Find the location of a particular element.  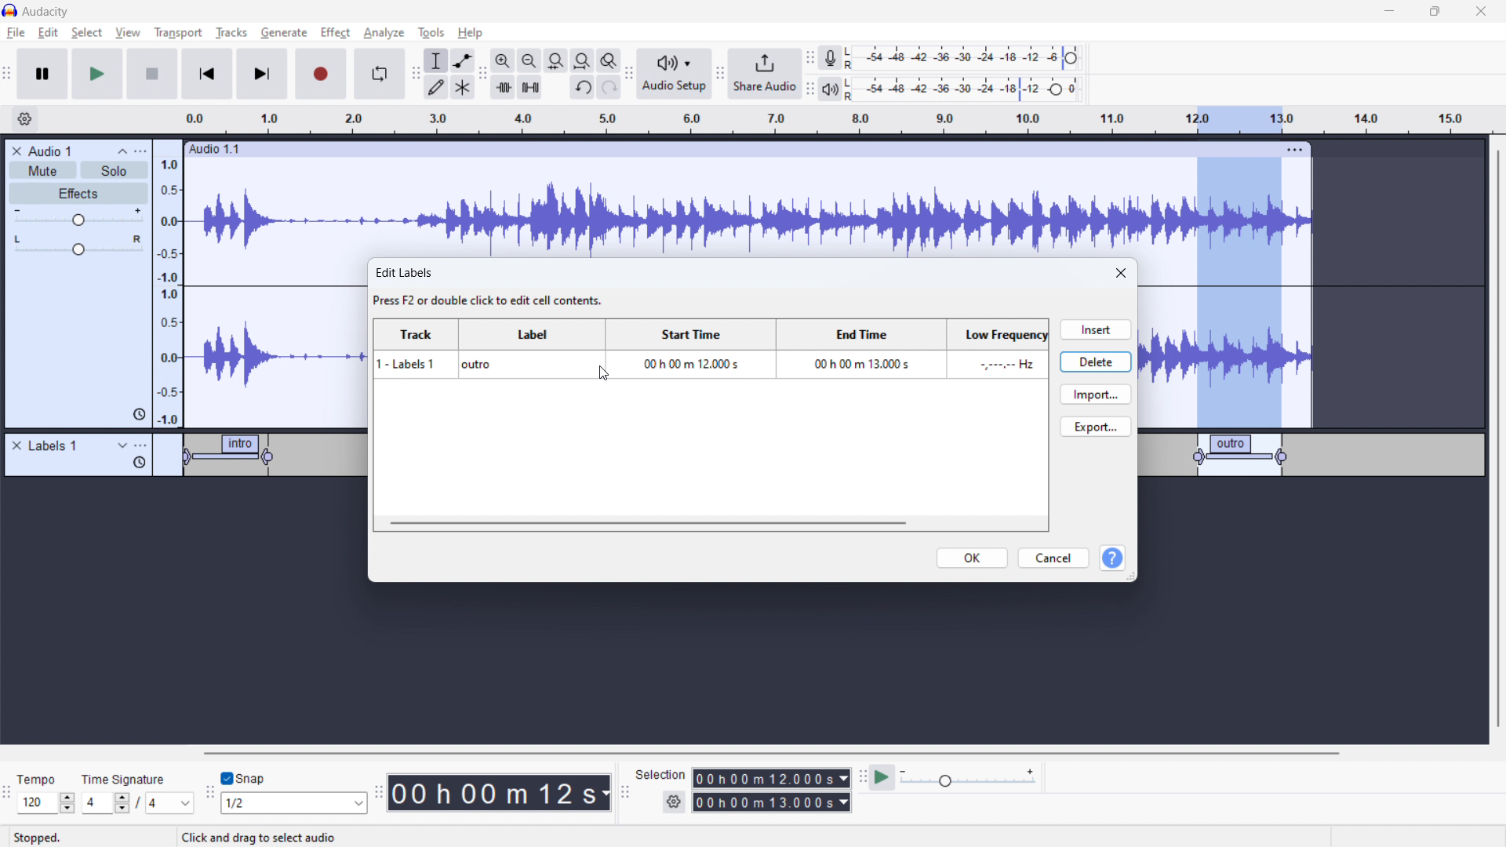

tools toolbar is located at coordinates (416, 74).